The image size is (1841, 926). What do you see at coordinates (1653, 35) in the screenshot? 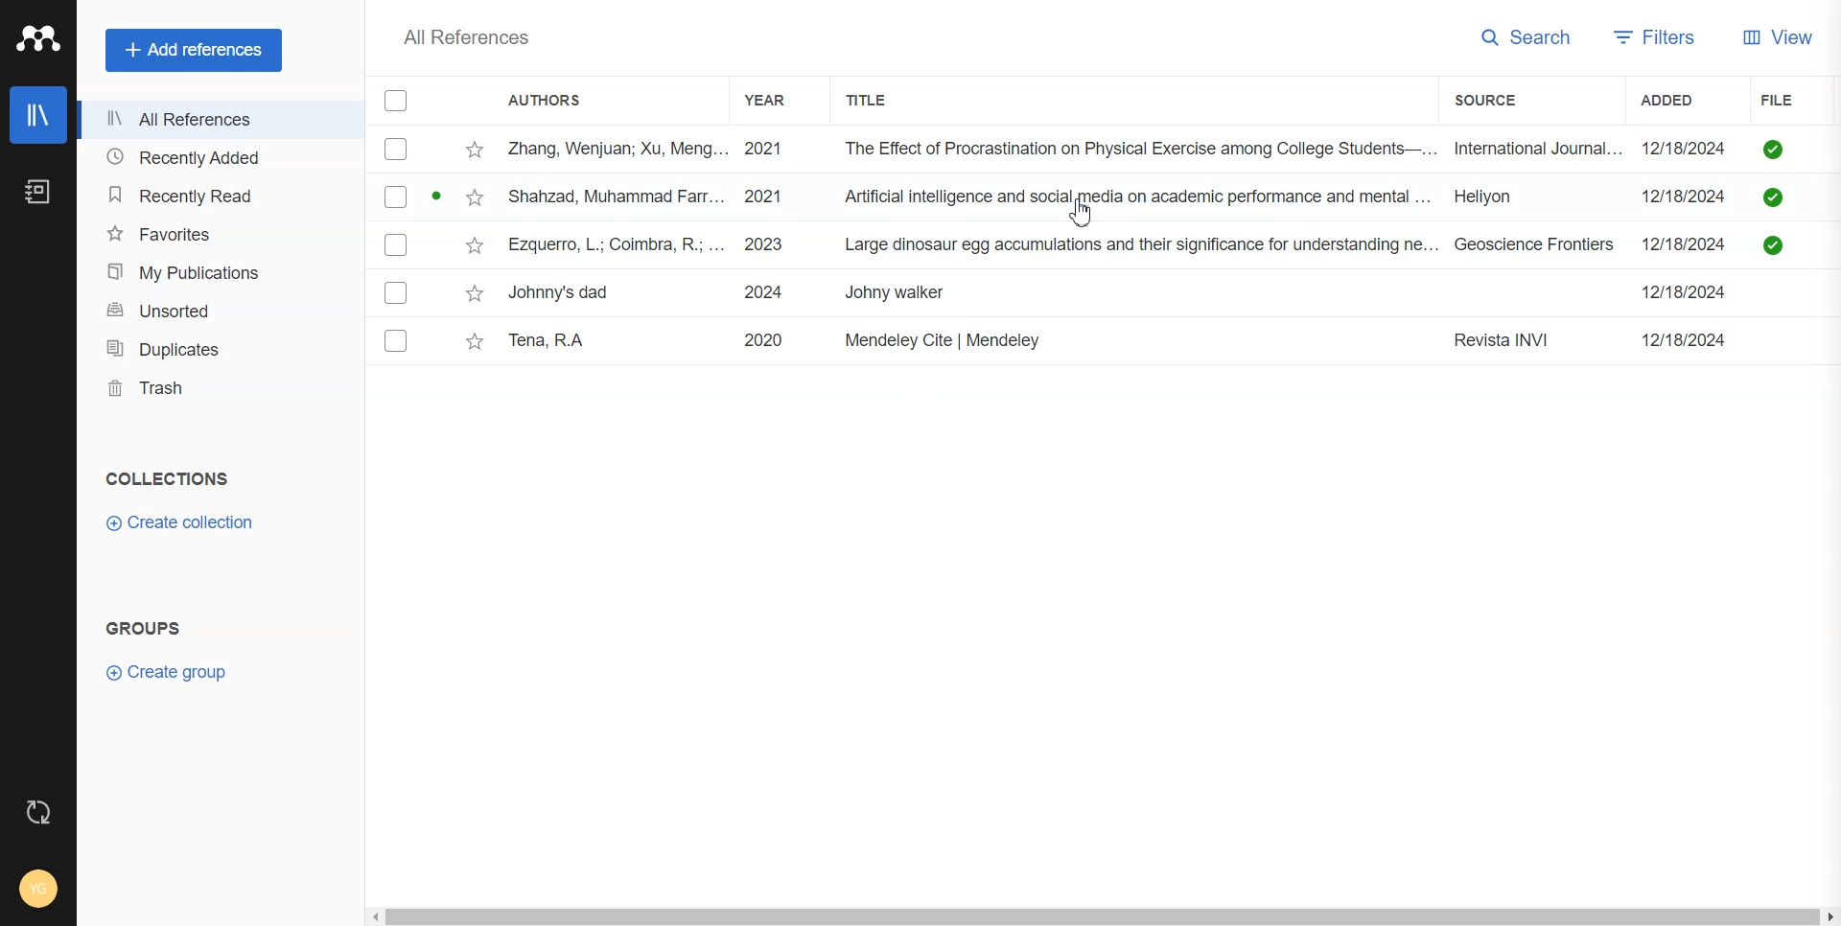
I see `Filters` at bounding box center [1653, 35].